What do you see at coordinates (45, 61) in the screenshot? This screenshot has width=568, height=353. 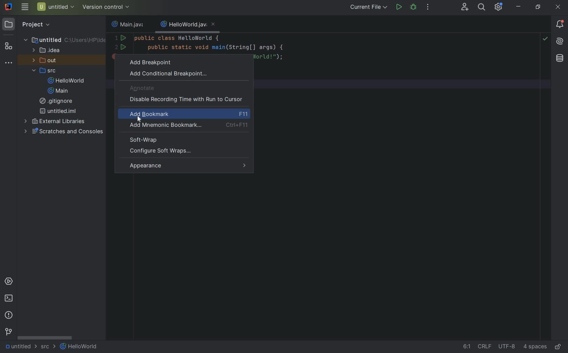 I see `out` at bounding box center [45, 61].